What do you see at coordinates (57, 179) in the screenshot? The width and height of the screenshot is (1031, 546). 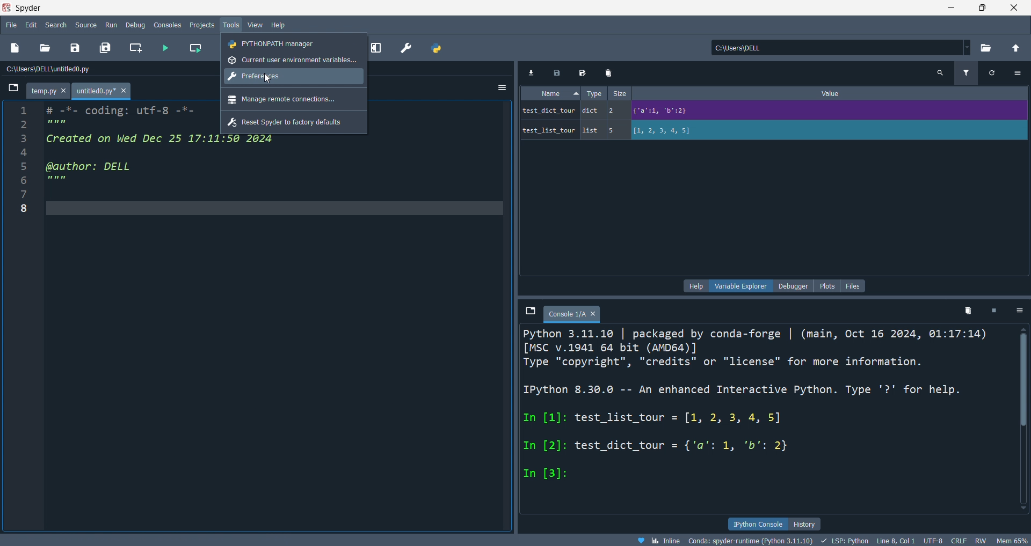 I see `6 """"` at bounding box center [57, 179].